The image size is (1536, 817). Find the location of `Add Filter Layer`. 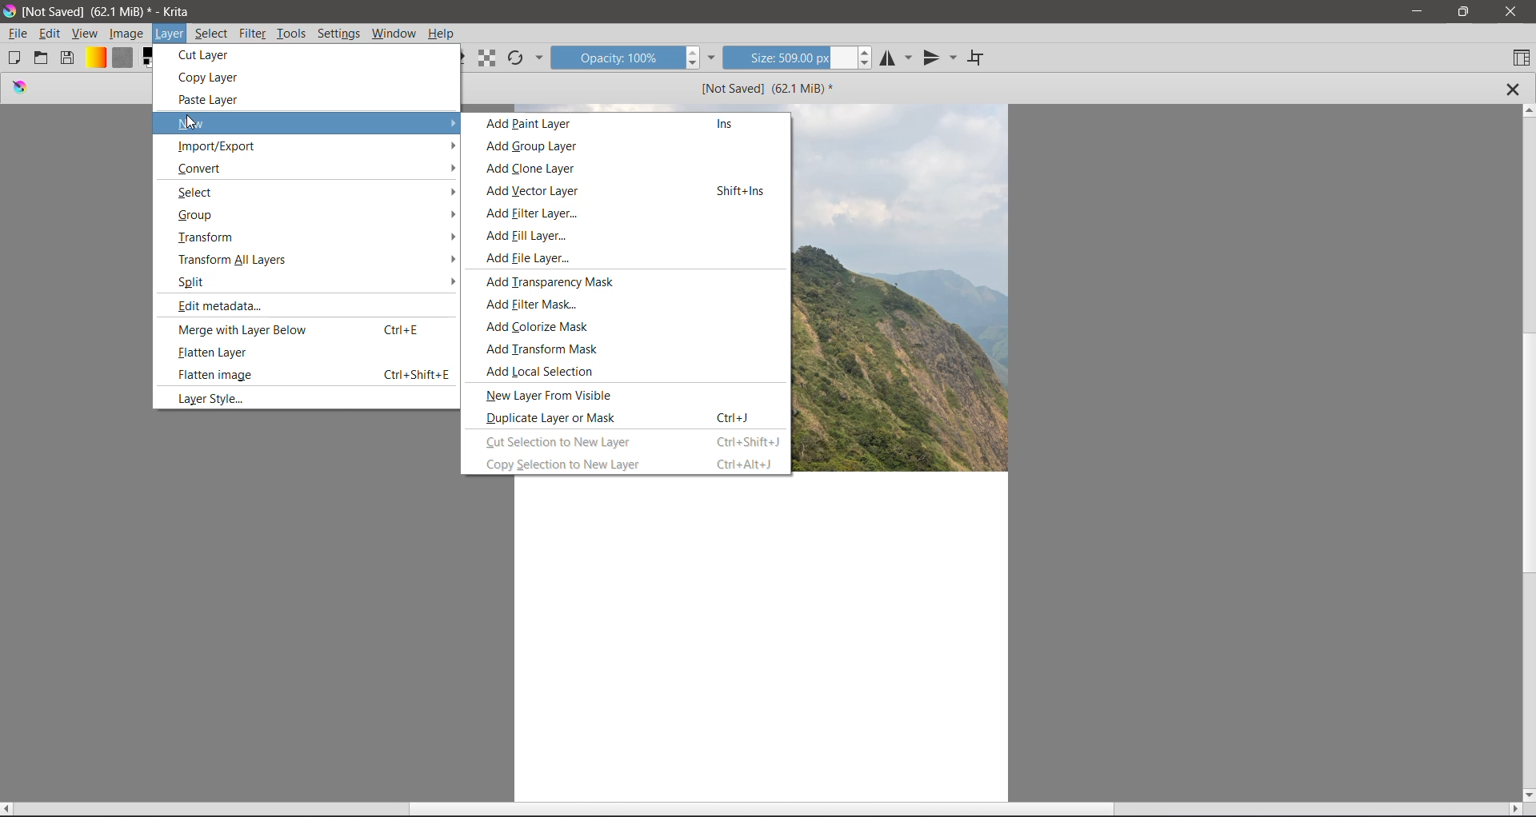

Add Filter Layer is located at coordinates (531, 213).